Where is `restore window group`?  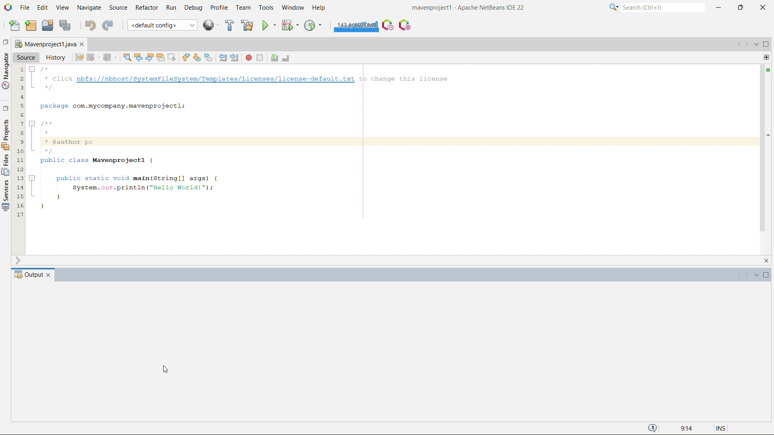
restore window group is located at coordinates (5, 41).